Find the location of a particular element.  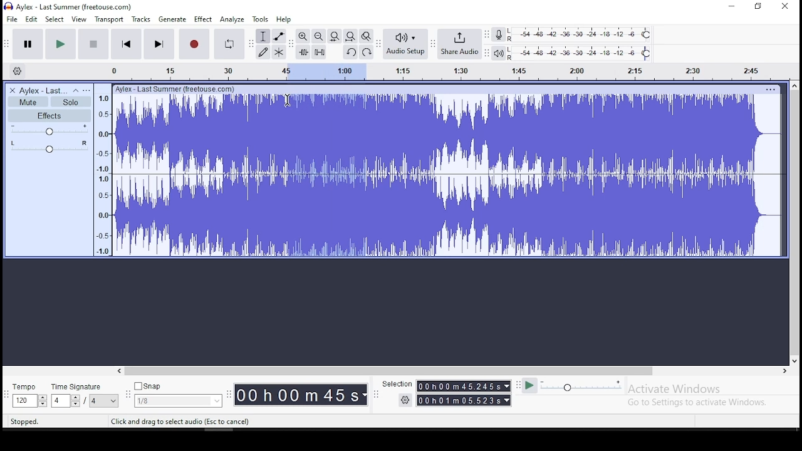

timeline settings is located at coordinates (18, 70).